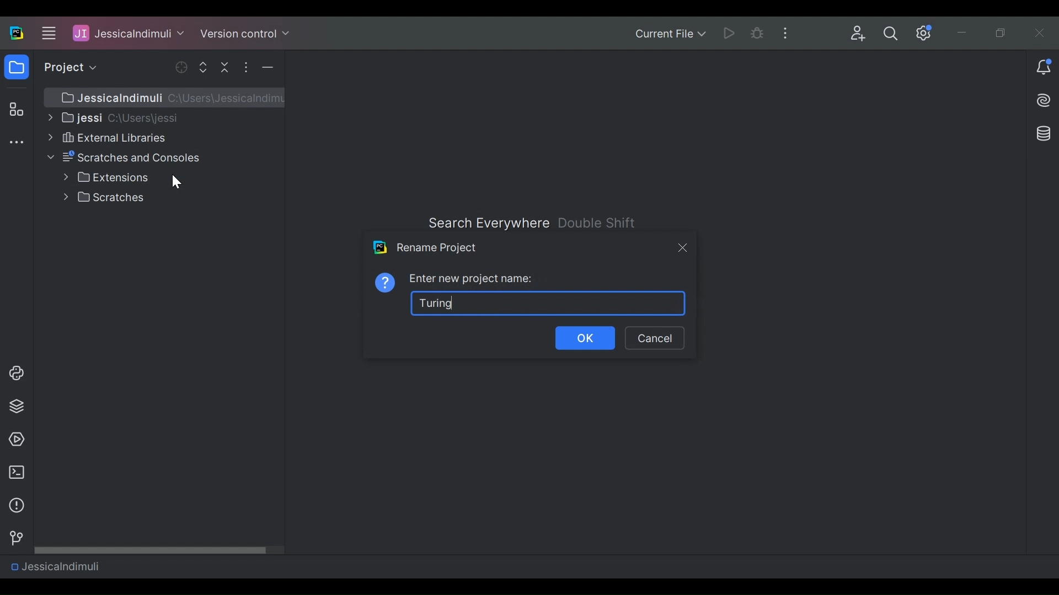  What do you see at coordinates (245, 67) in the screenshot?
I see `Options` at bounding box center [245, 67].